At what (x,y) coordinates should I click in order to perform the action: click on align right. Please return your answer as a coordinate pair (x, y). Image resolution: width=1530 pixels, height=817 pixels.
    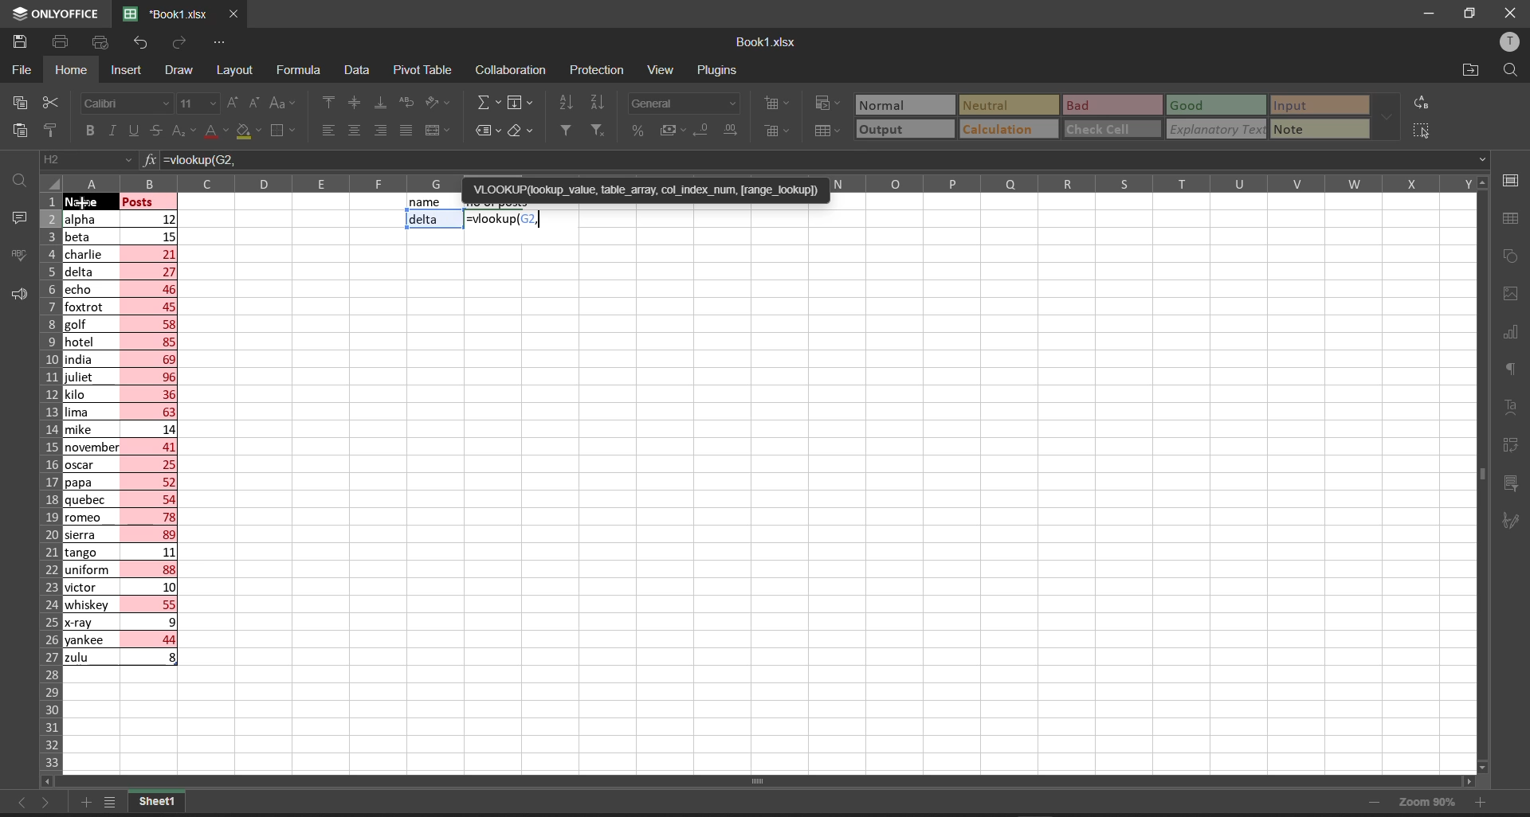
    Looking at the image, I should click on (377, 130).